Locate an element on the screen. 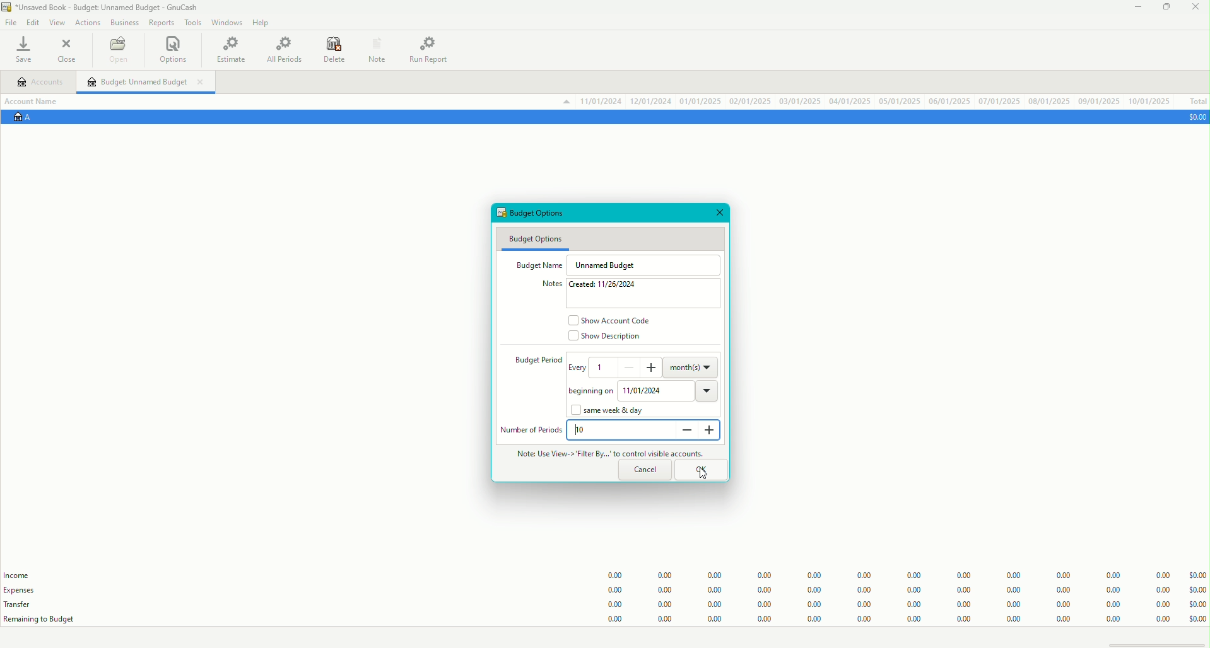 The image size is (1210, 648). Remaining to Budget is located at coordinates (42, 619).